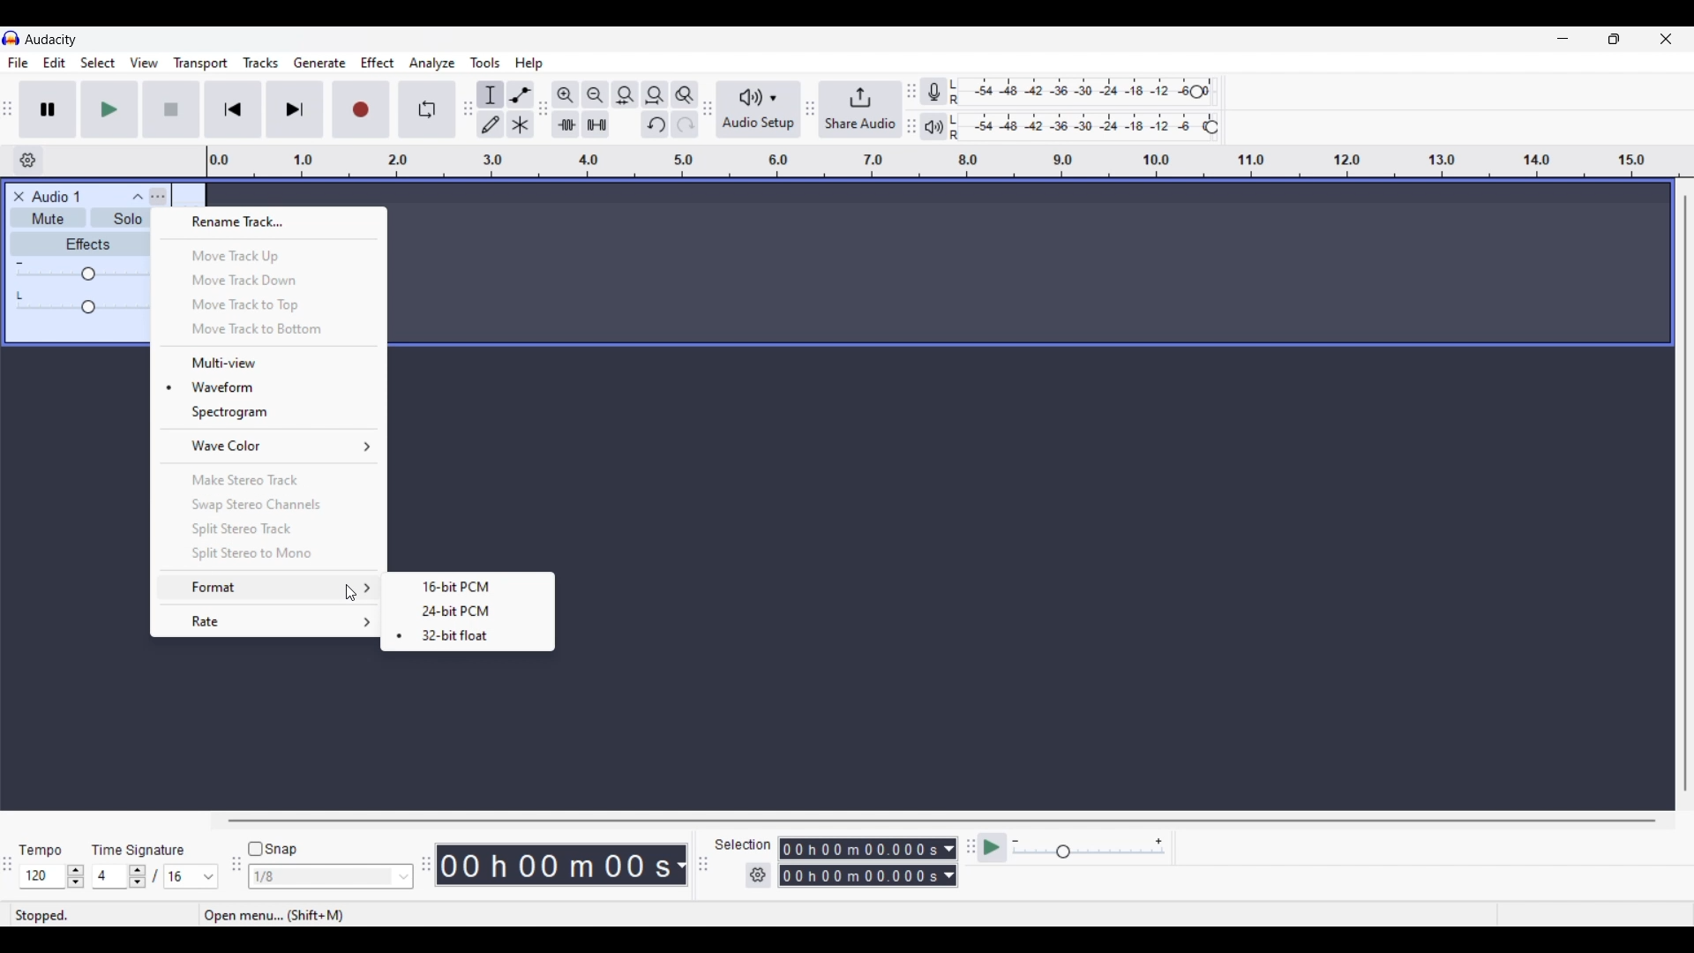  What do you see at coordinates (1089, 853) in the screenshot?
I see `Slider to change playback speed` at bounding box center [1089, 853].